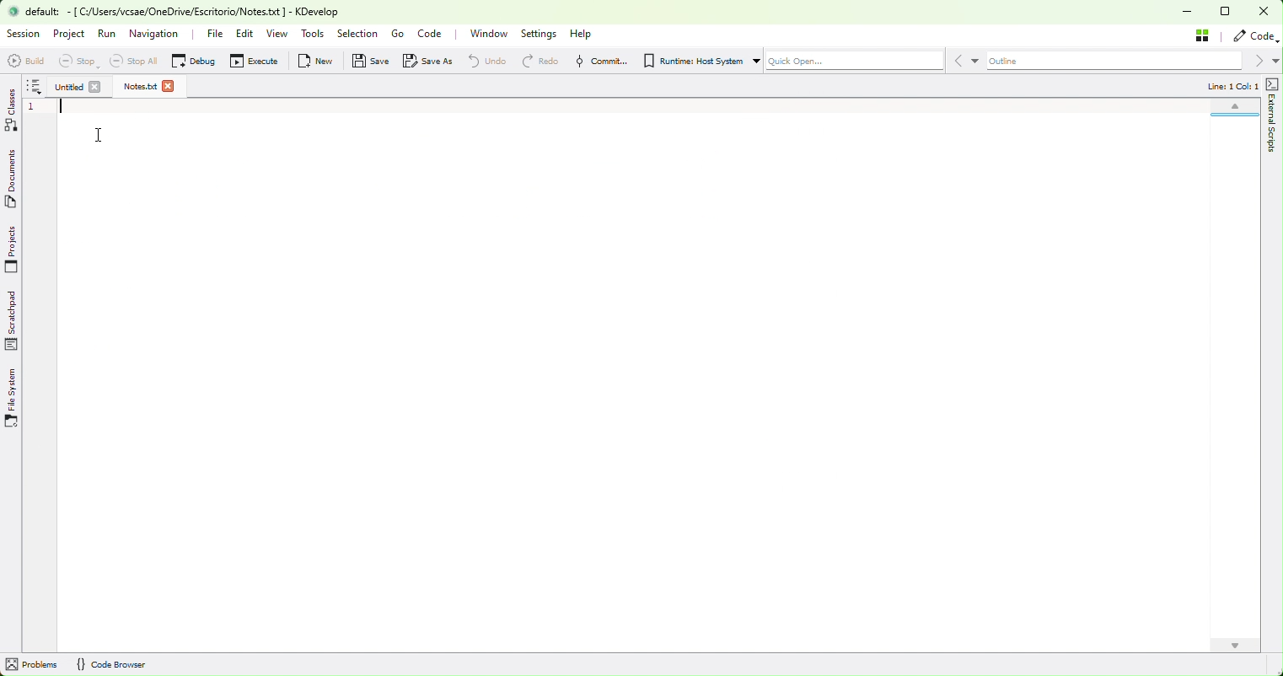  What do you see at coordinates (185, 12) in the screenshot?
I see `default: - [ C:/Users/vcsae/OneDrive/Escritorio/Notes.txt ] - KDevelop` at bounding box center [185, 12].